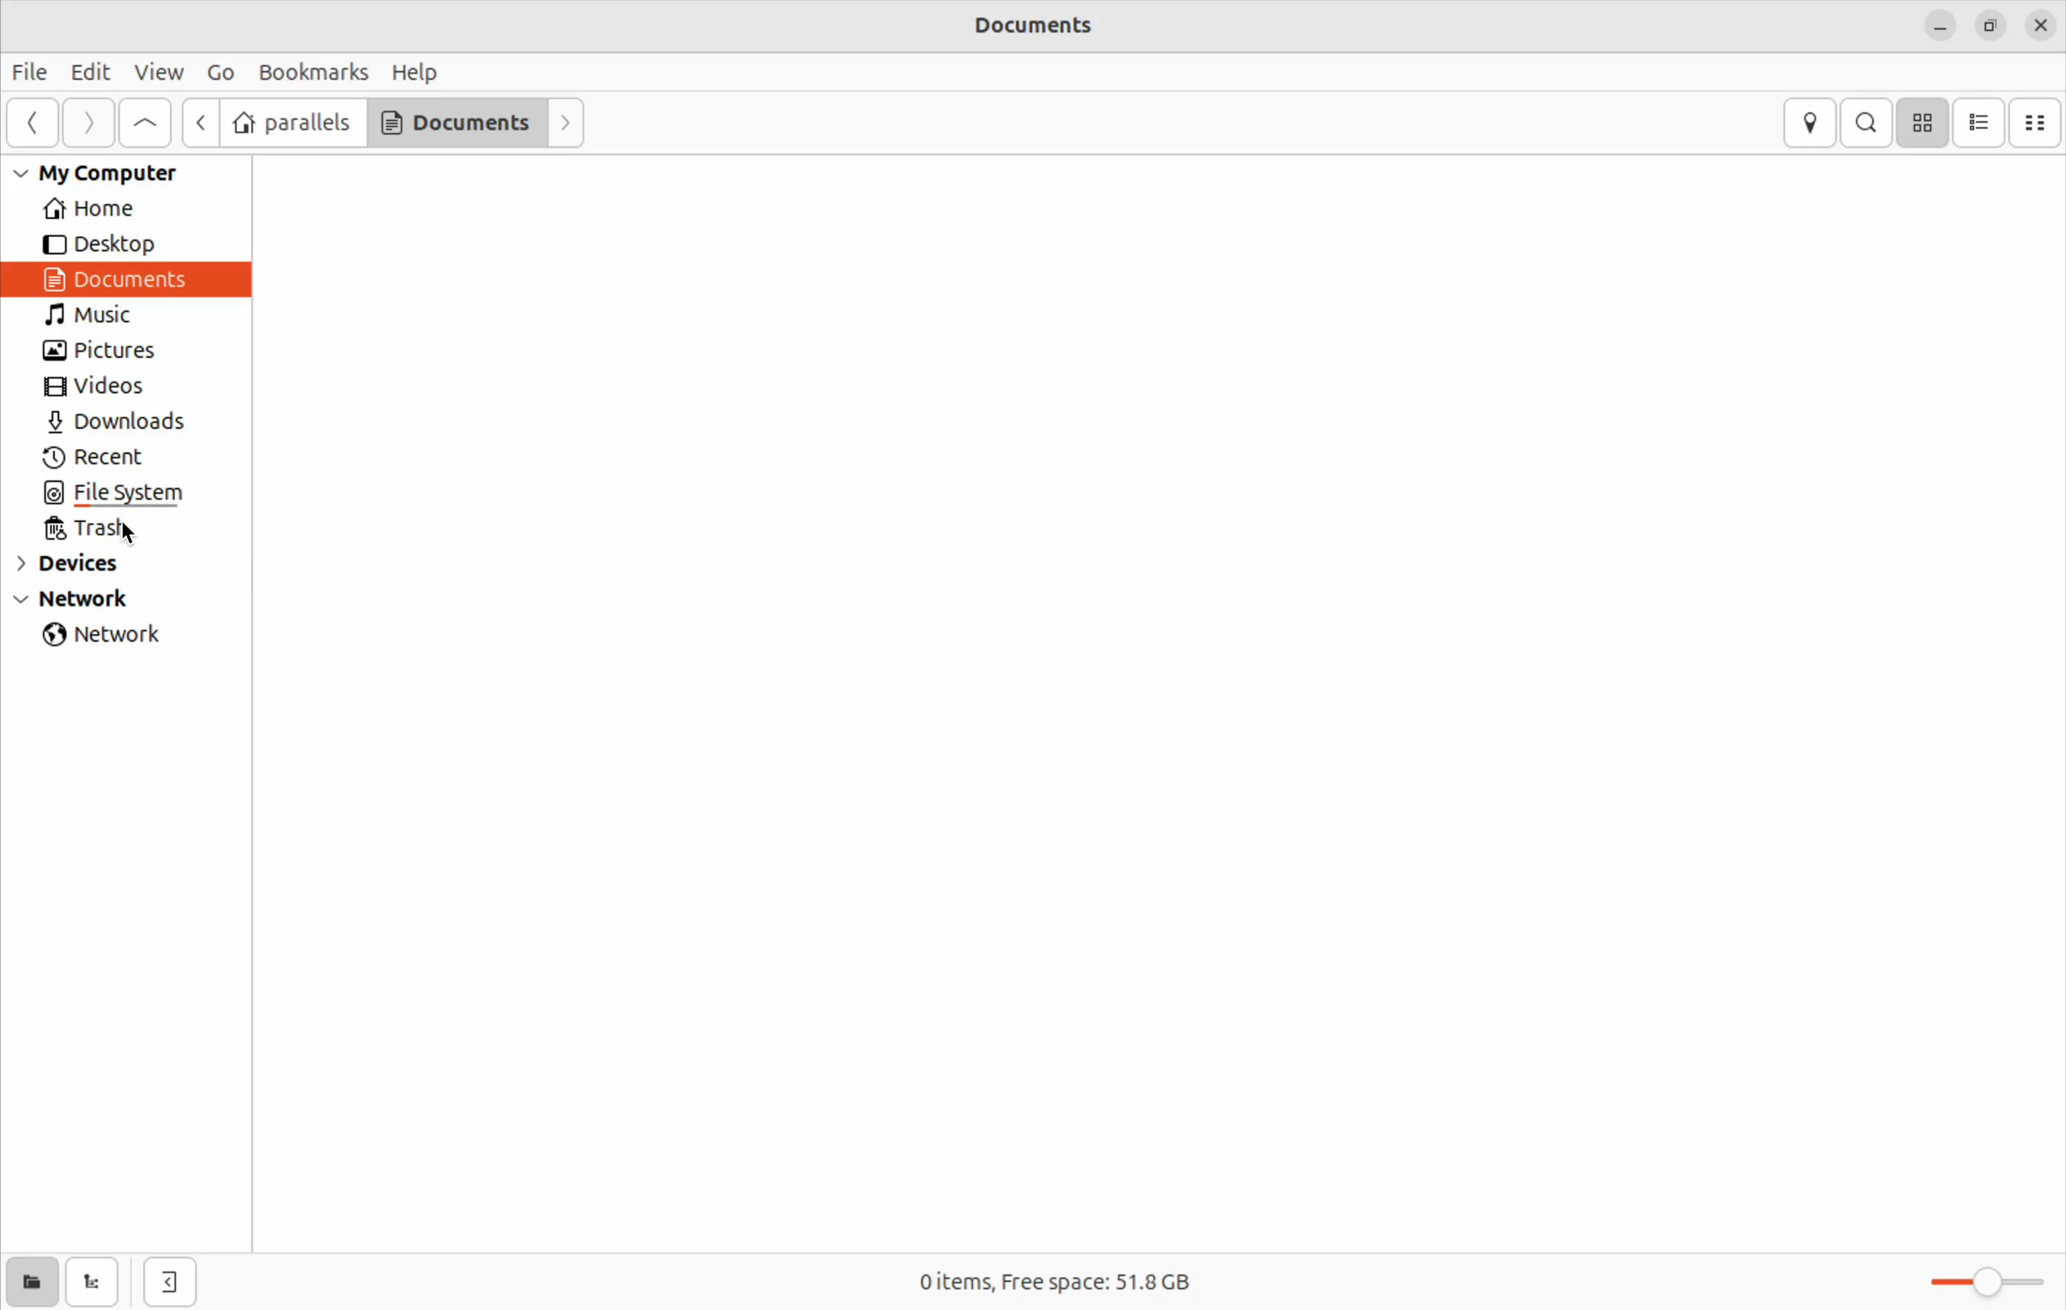 The height and width of the screenshot is (1310, 2066). I want to click on view, so click(158, 70).